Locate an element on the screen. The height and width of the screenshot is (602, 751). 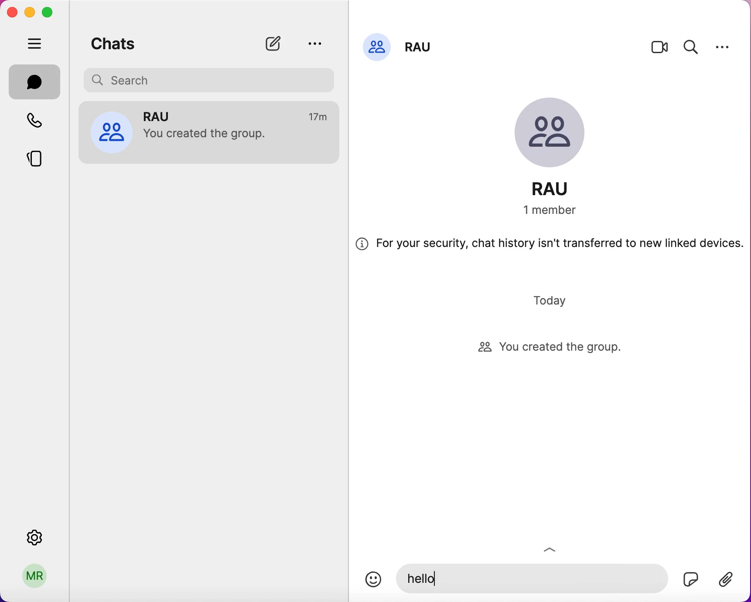
attach is located at coordinates (730, 581).